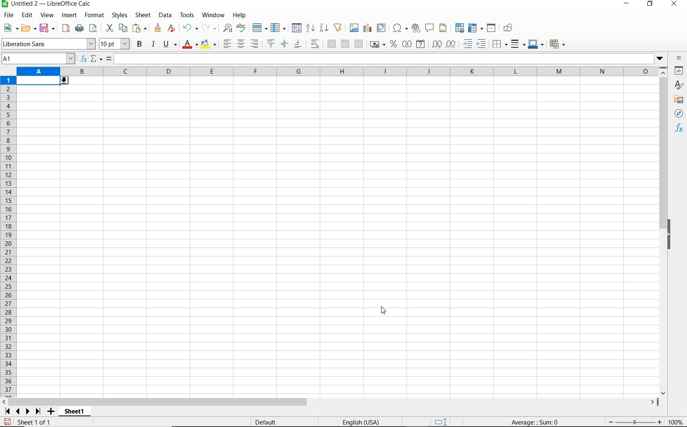  I want to click on row, so click(260, 28).